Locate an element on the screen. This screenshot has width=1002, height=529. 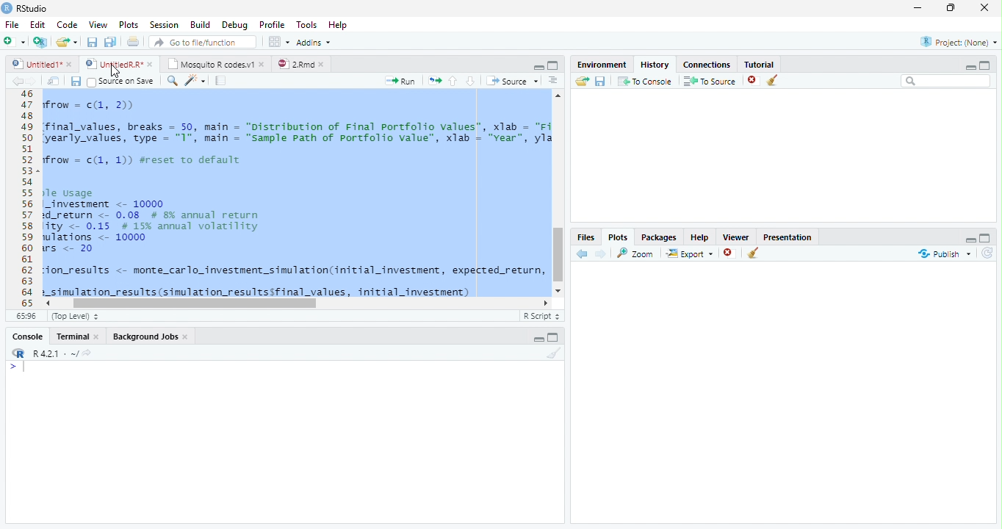
Save all open files is located at coordinates (109, 42).